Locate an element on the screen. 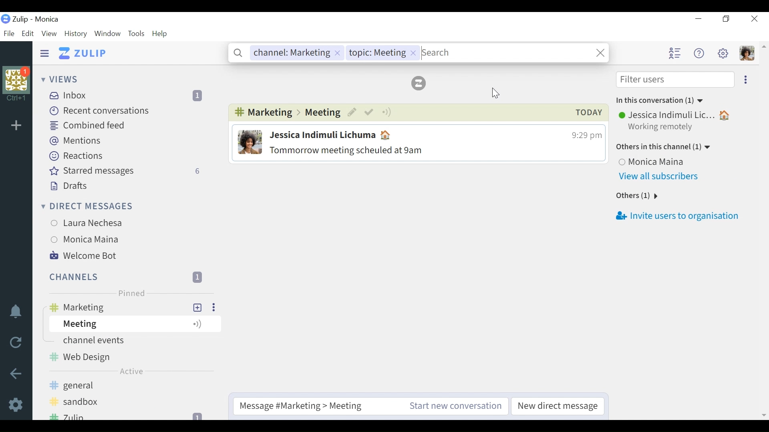  Back is located at coordinates (15, 372).